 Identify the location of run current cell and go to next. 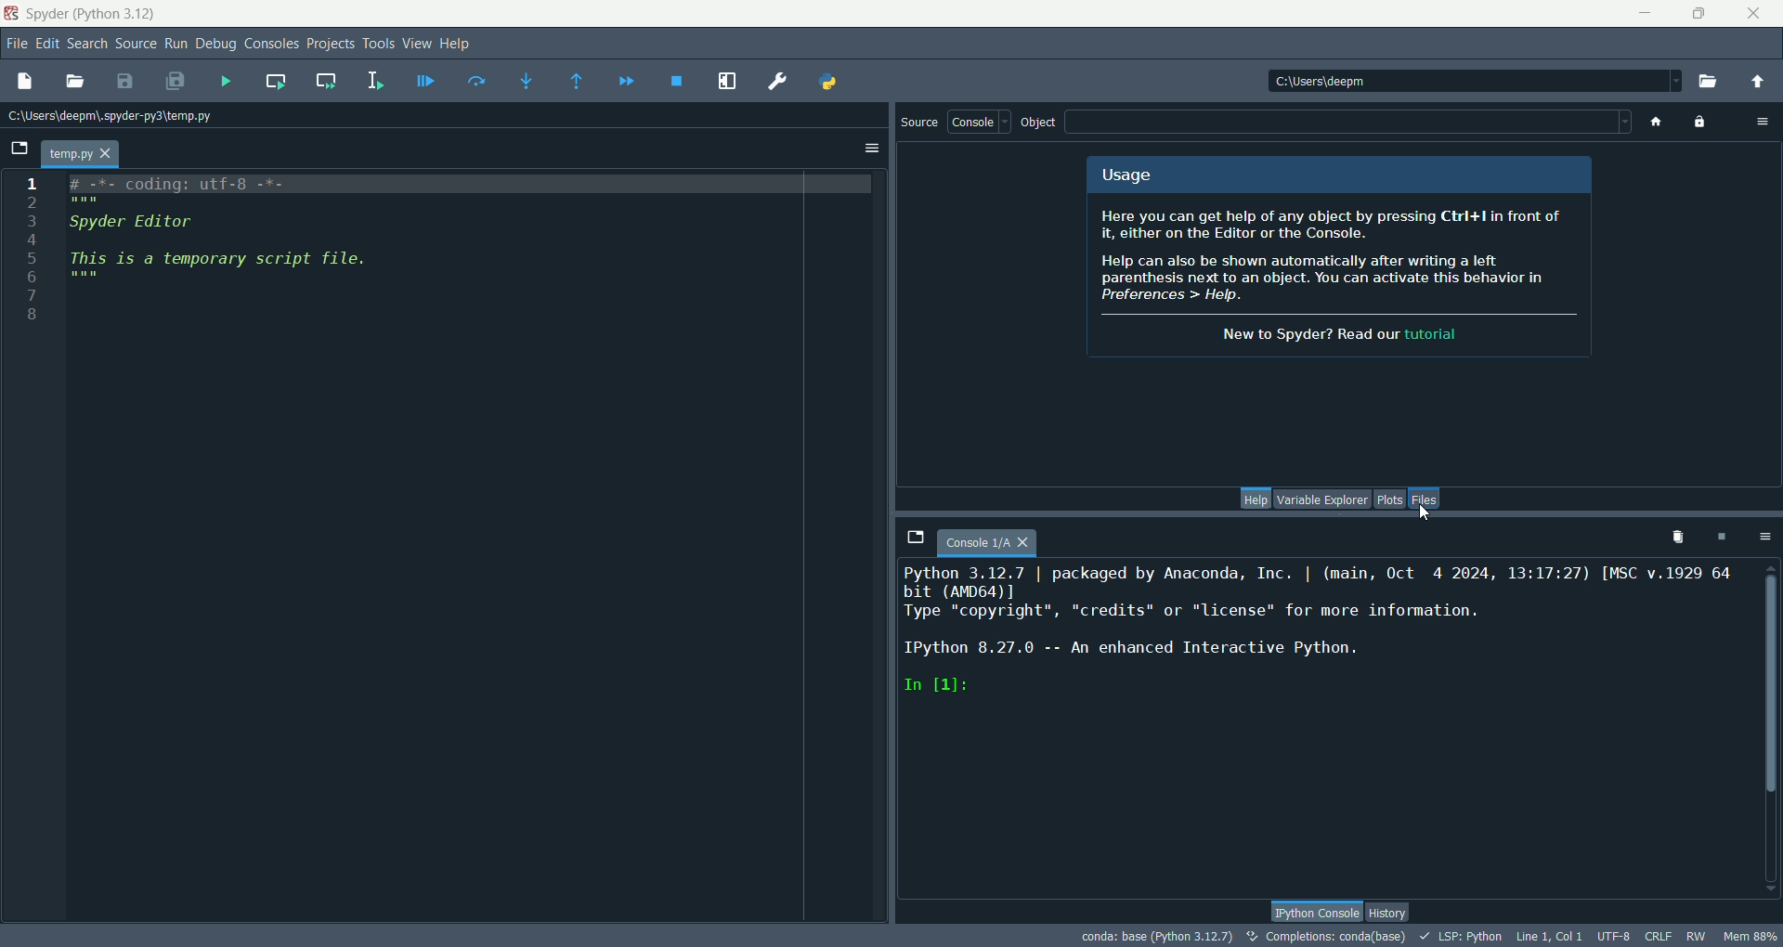
(327, 81).